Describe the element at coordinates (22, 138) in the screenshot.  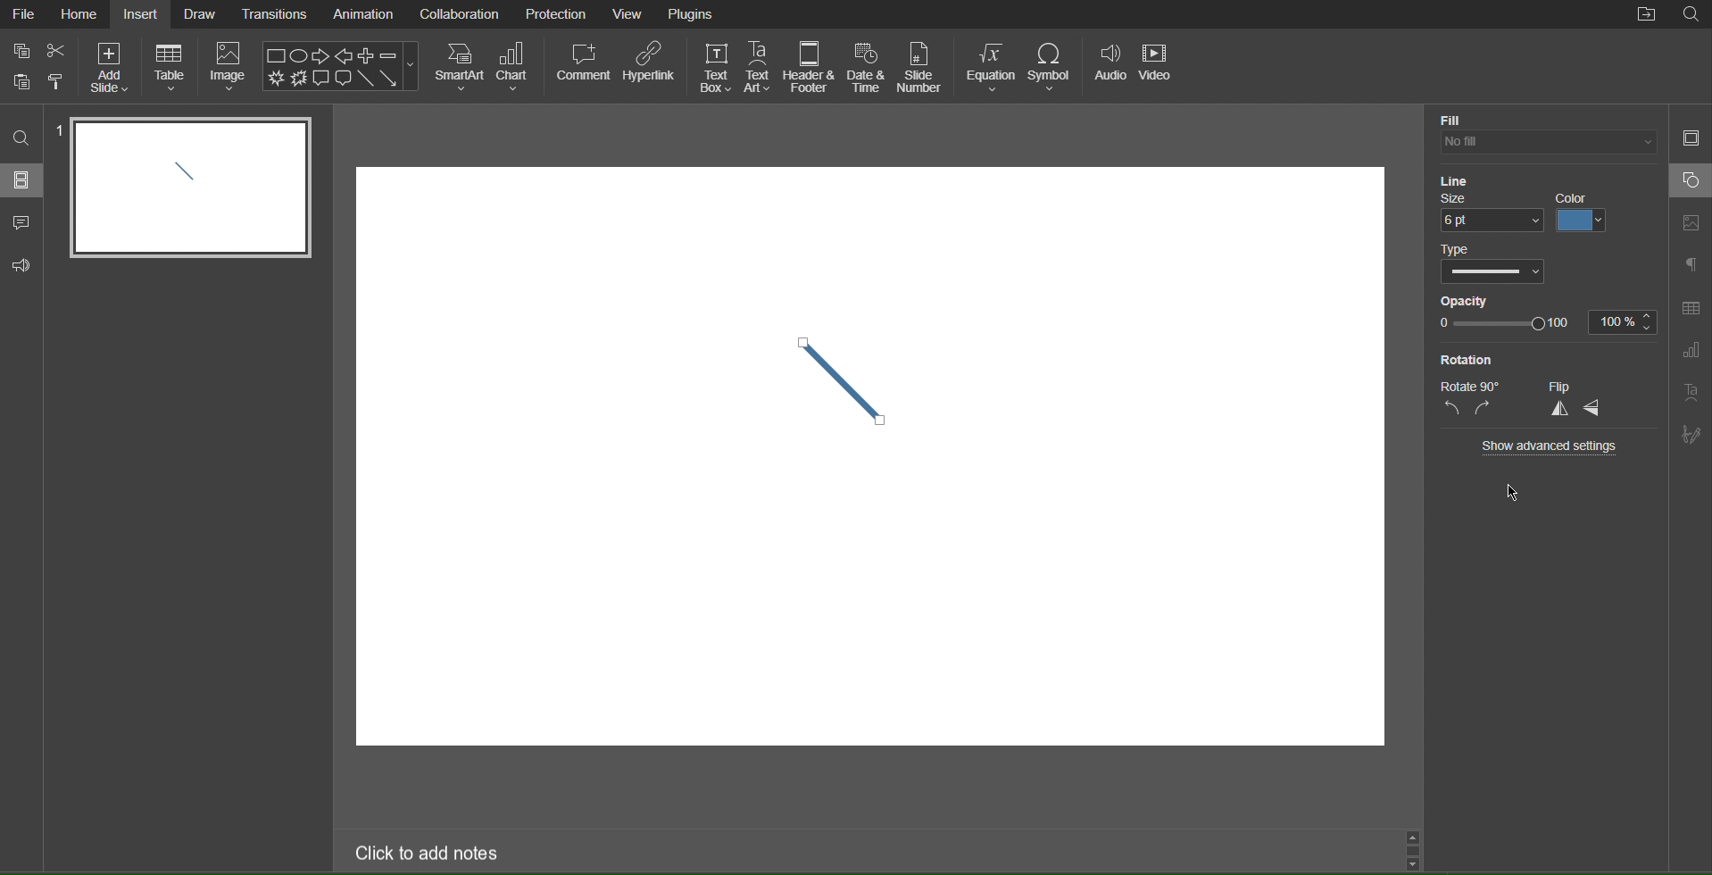
I see `Search` at that location.